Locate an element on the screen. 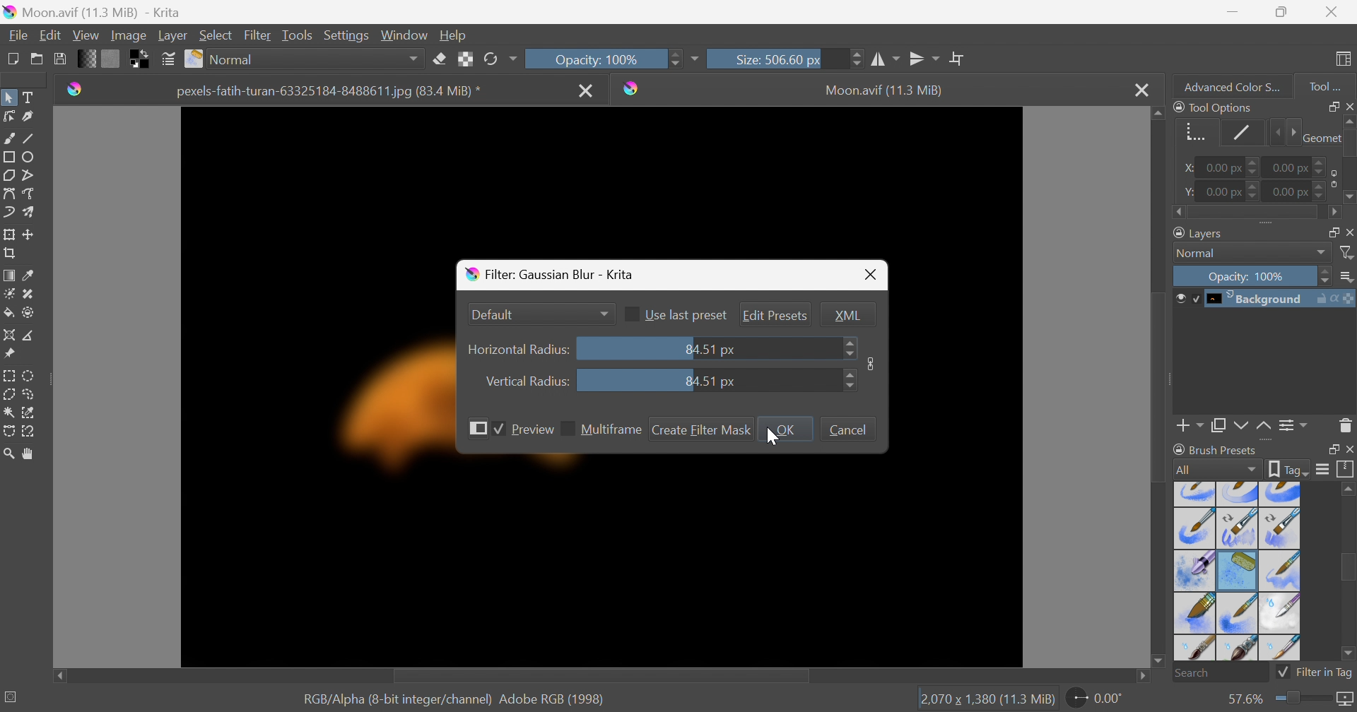 The image size is (1357, 712). Size: 506.60 px is located at coordinates (785, 58).